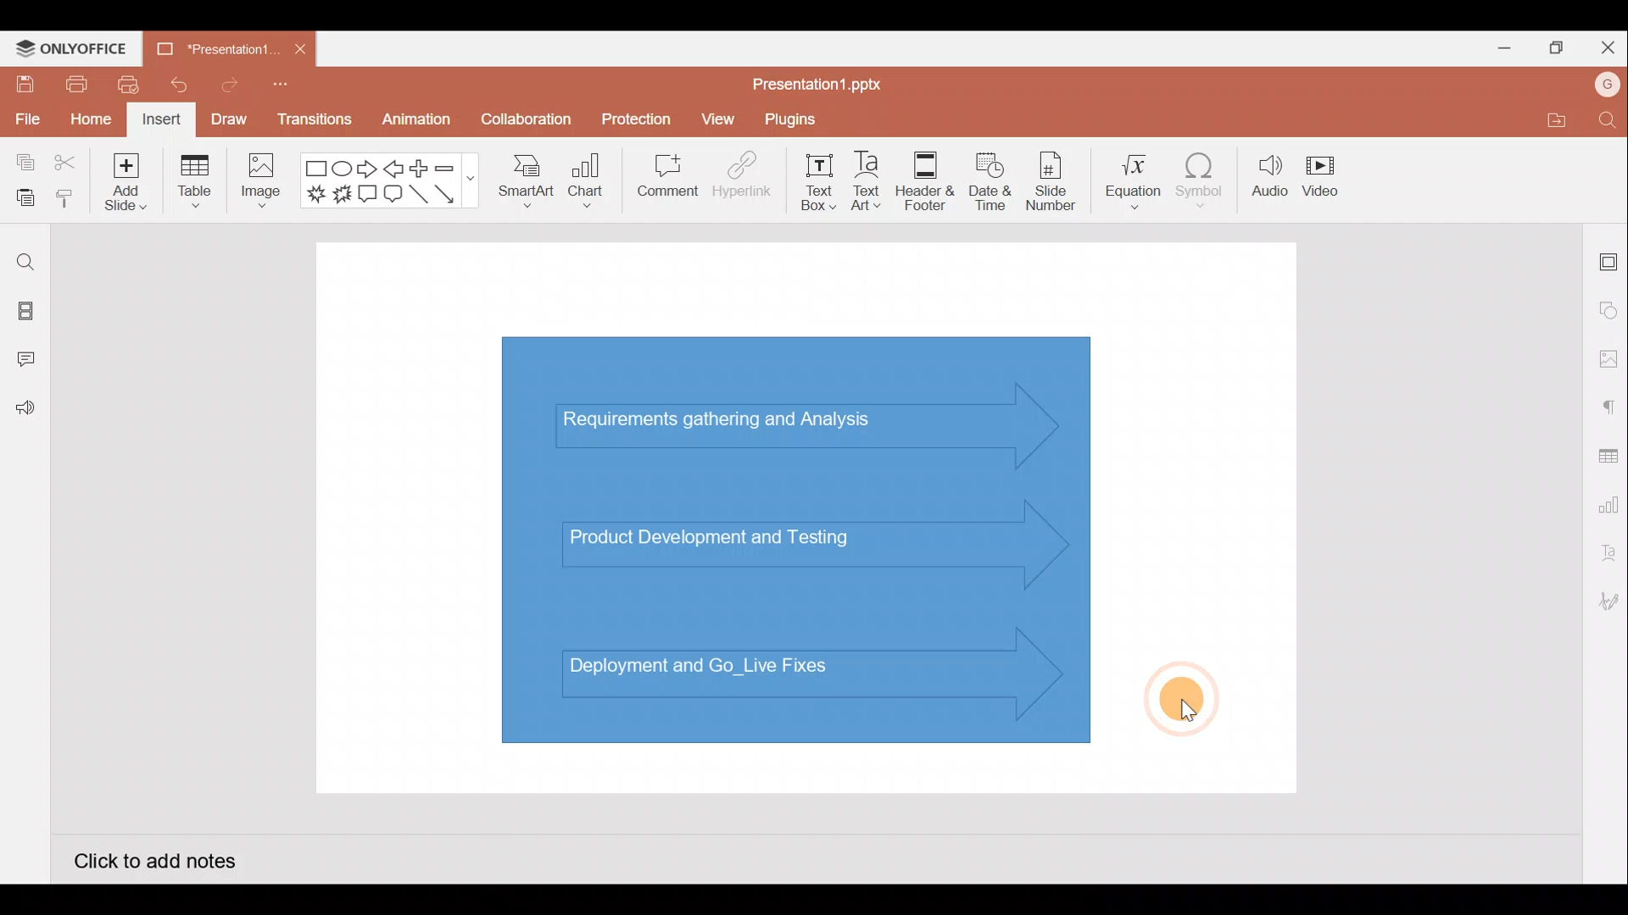 The width and height of the screenshot is (1628, 915). I want to click on Chart, so click(587, 179).